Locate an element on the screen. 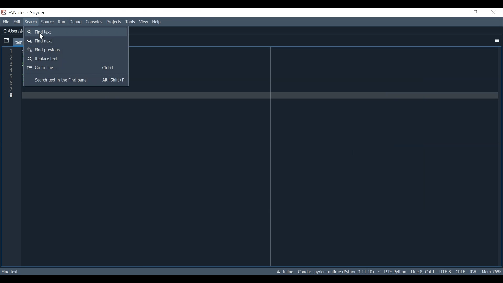  Language is located at coordinates (395, 272).